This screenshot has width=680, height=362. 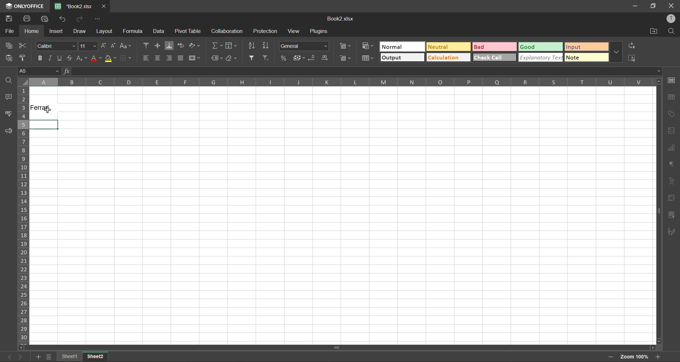 I want to click on fields, so click(x=233, y=45).